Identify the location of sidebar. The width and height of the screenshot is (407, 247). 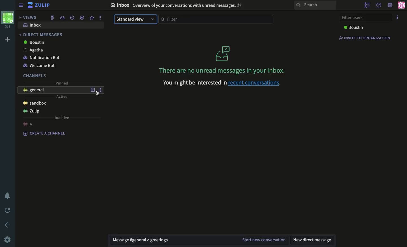
(20, 5).